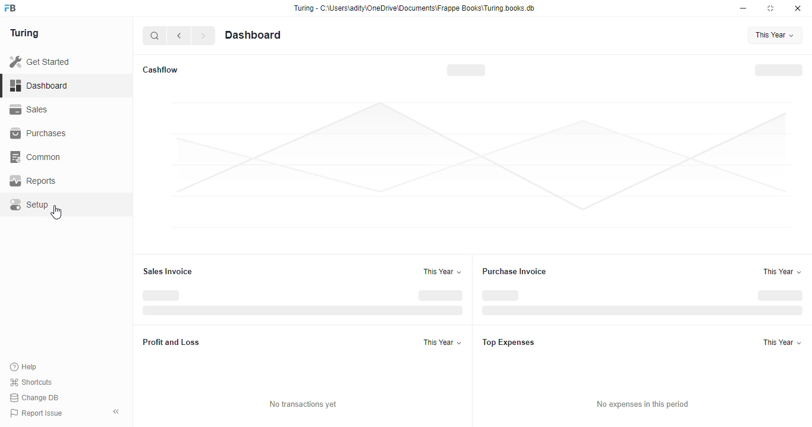 This screenshot has height=427, width=812. Describe the element at coordinates (27, 32) in the screenshot. I see `Turing` at that location.